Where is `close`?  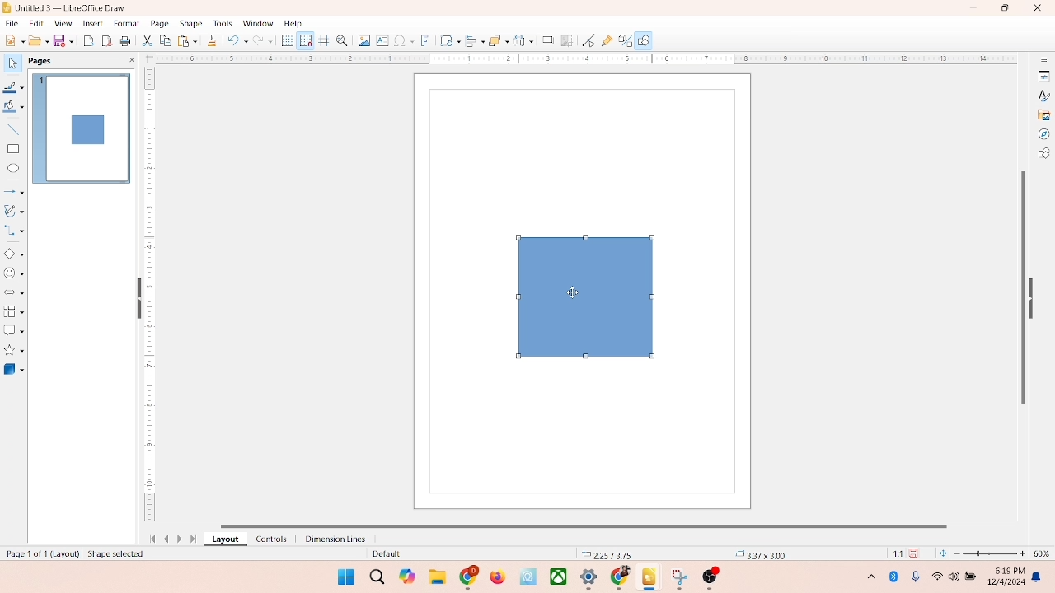 close is located at coordinates (129, 60).